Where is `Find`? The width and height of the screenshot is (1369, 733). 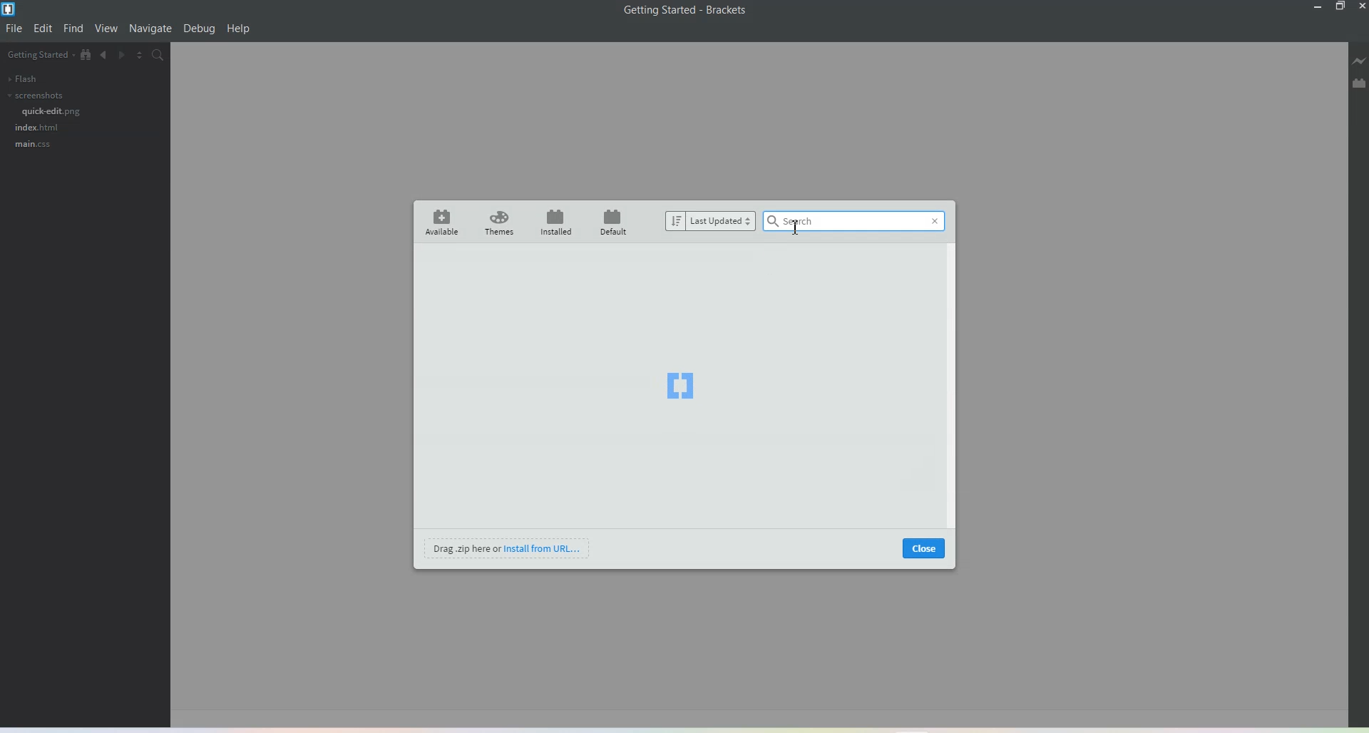 Find is located at coordinates (73, 29).